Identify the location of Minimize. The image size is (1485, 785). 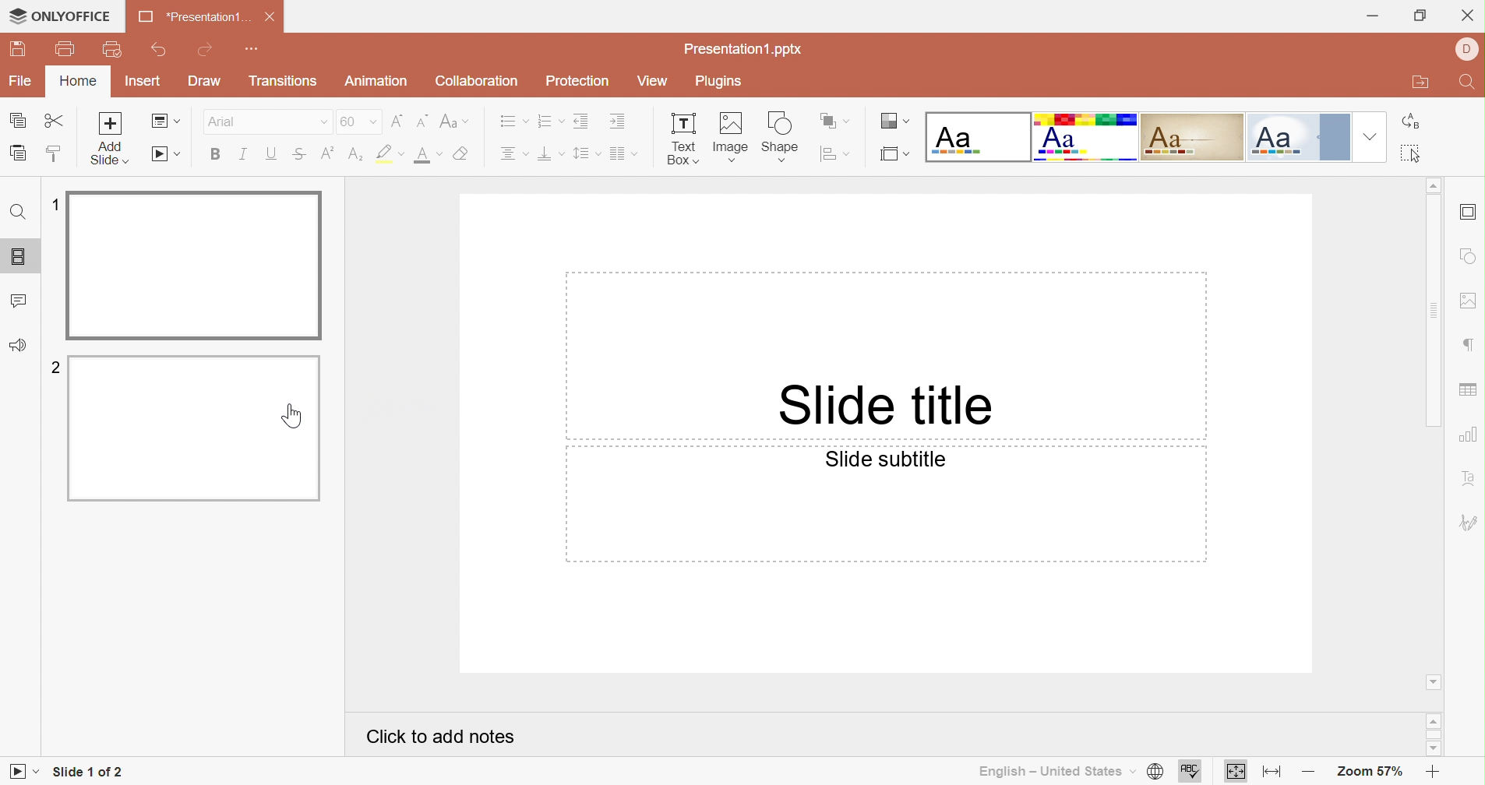
(1372, 15).